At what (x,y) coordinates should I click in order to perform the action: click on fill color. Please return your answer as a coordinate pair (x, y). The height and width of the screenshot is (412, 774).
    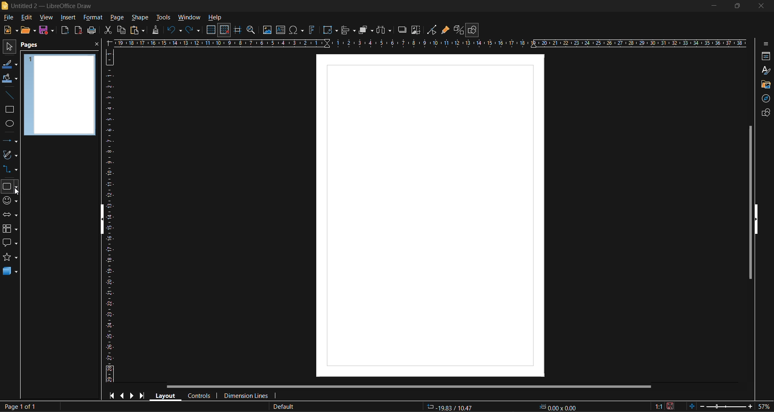
    Looking at the image, I should click on (10, 78).